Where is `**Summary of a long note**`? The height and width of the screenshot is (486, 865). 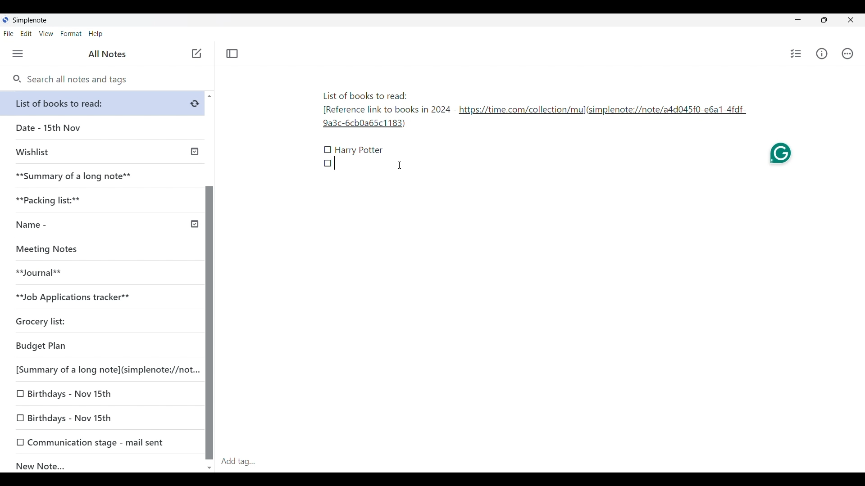 **Summary of a long note** is located at coordinates (102, 176).